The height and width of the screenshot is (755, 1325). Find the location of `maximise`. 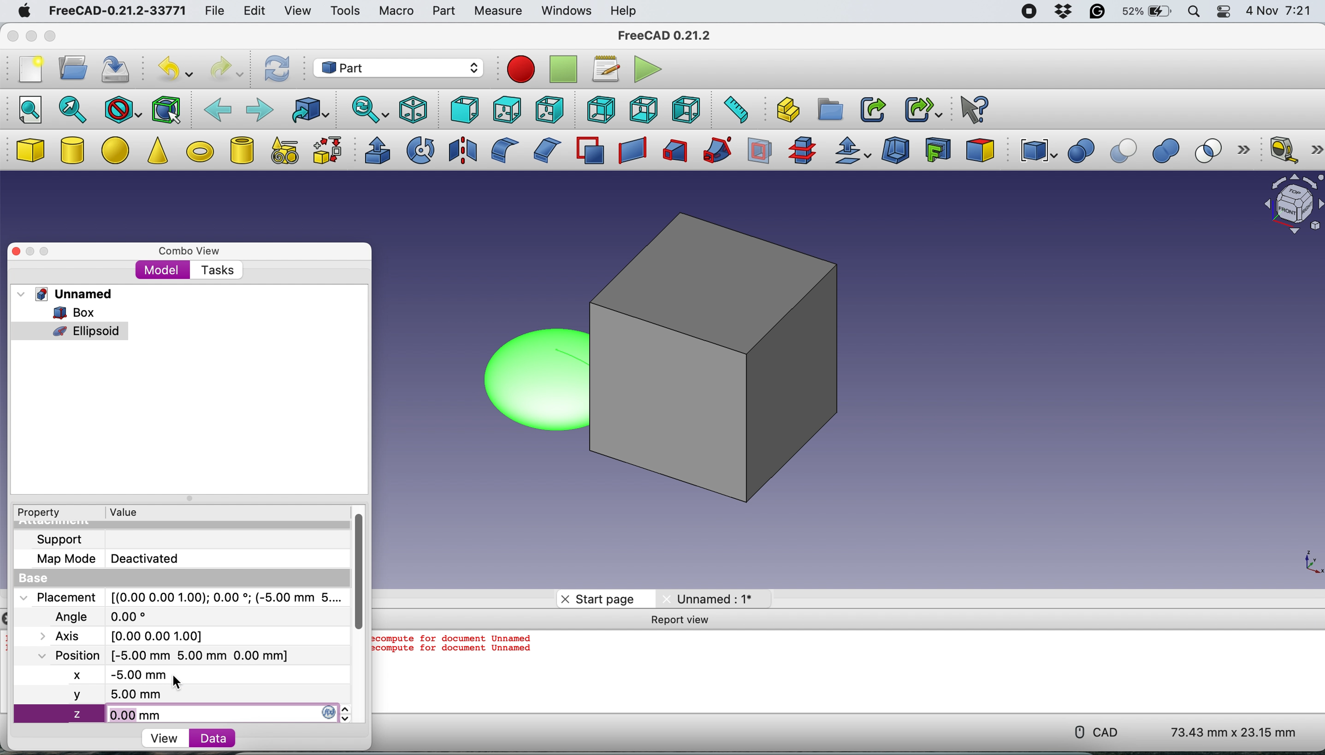

maximise is located at coordinates (50, 37).